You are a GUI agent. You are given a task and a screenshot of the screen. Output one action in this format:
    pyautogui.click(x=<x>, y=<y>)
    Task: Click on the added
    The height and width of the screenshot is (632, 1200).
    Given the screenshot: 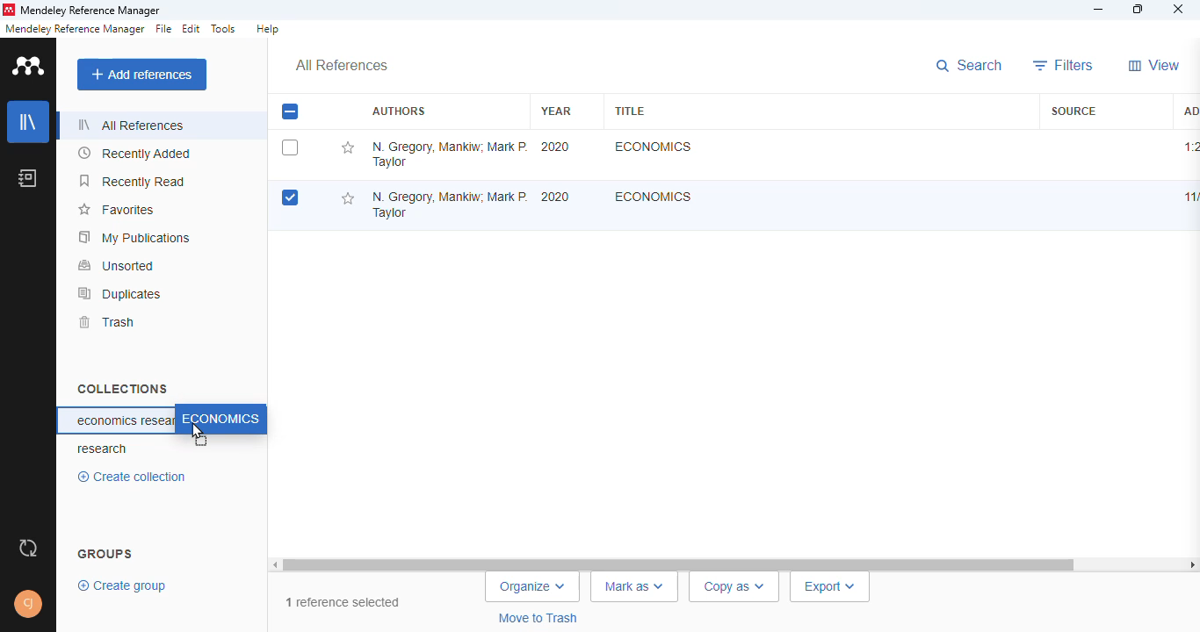 What is the action you would take?
    pyautogui.click(x=1189, y=110)
    